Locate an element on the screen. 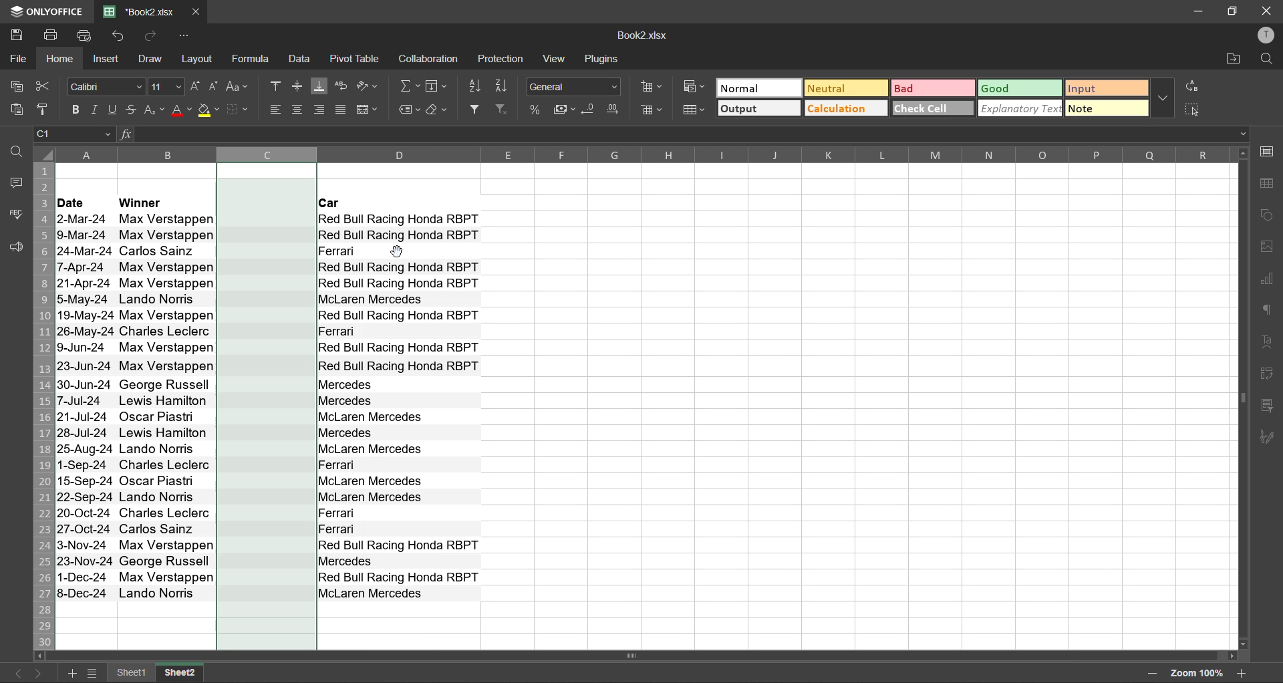 The image size is (1283, 683). conditional formatting is located at coordinates (696, 88).